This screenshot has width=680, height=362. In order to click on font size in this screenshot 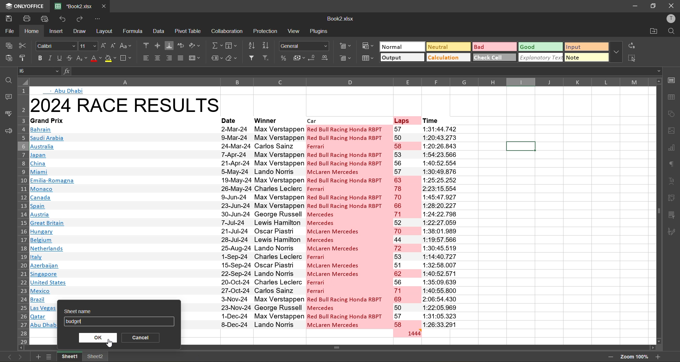, I will do `click(89, 45)`.